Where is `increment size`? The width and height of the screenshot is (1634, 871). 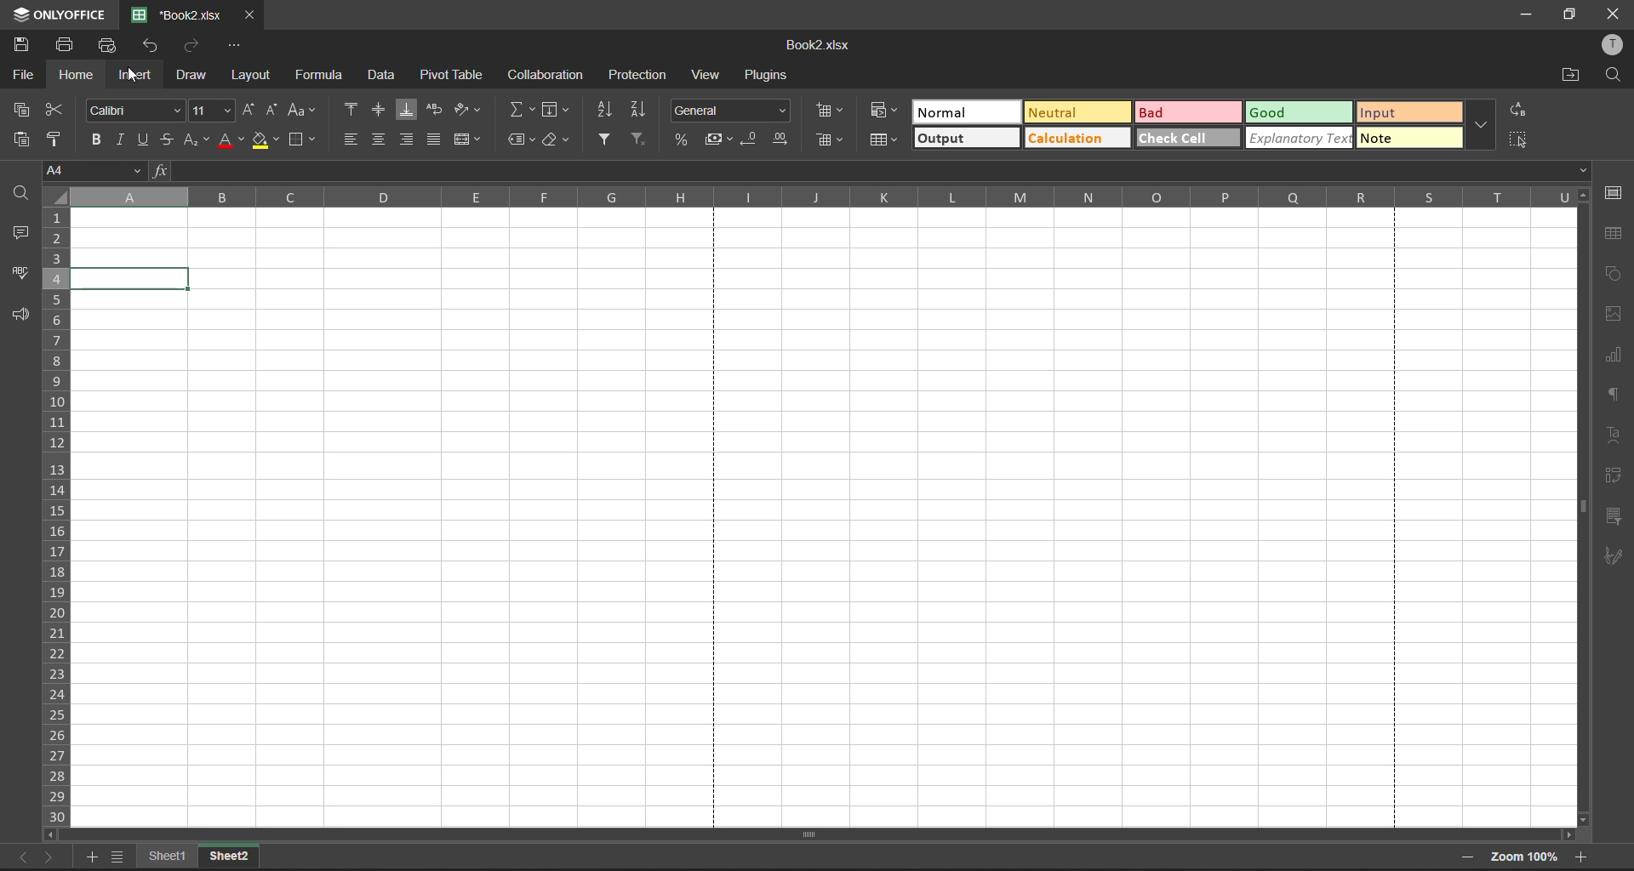 increment size is located at coordinates (248, 110).